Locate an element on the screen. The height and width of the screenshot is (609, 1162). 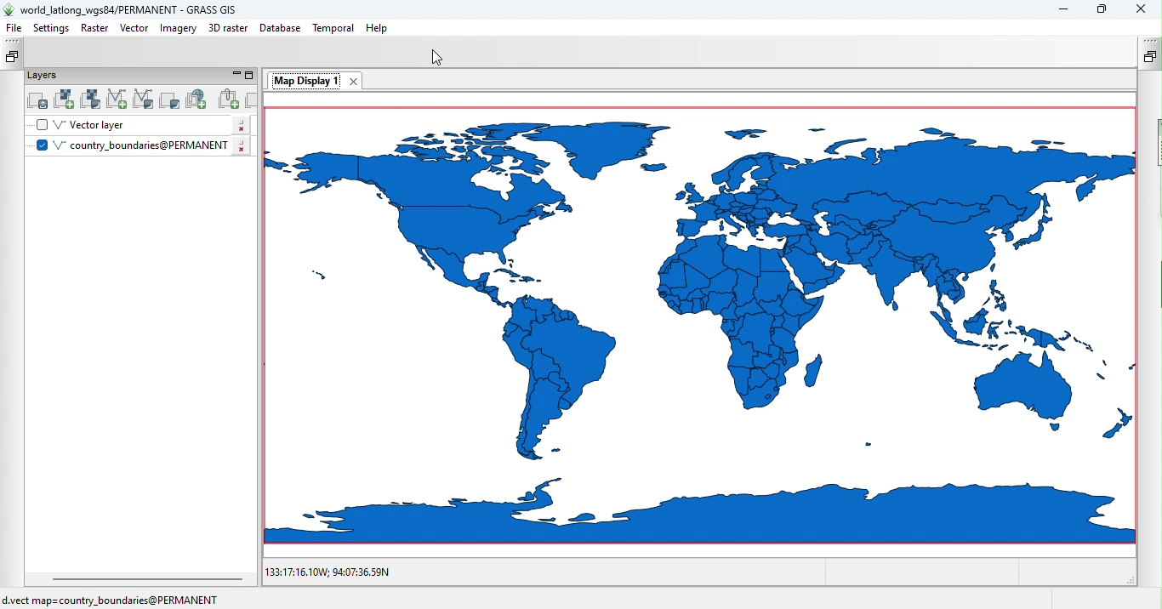
Vector is located at coordinates (133, 29).